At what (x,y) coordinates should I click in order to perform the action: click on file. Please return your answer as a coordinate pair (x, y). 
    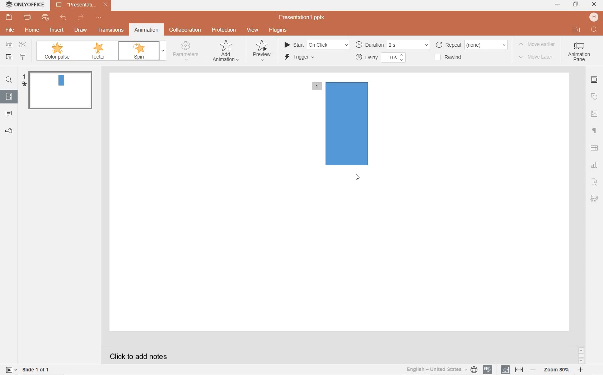
    Looking at the image, I should click on (10, 30).